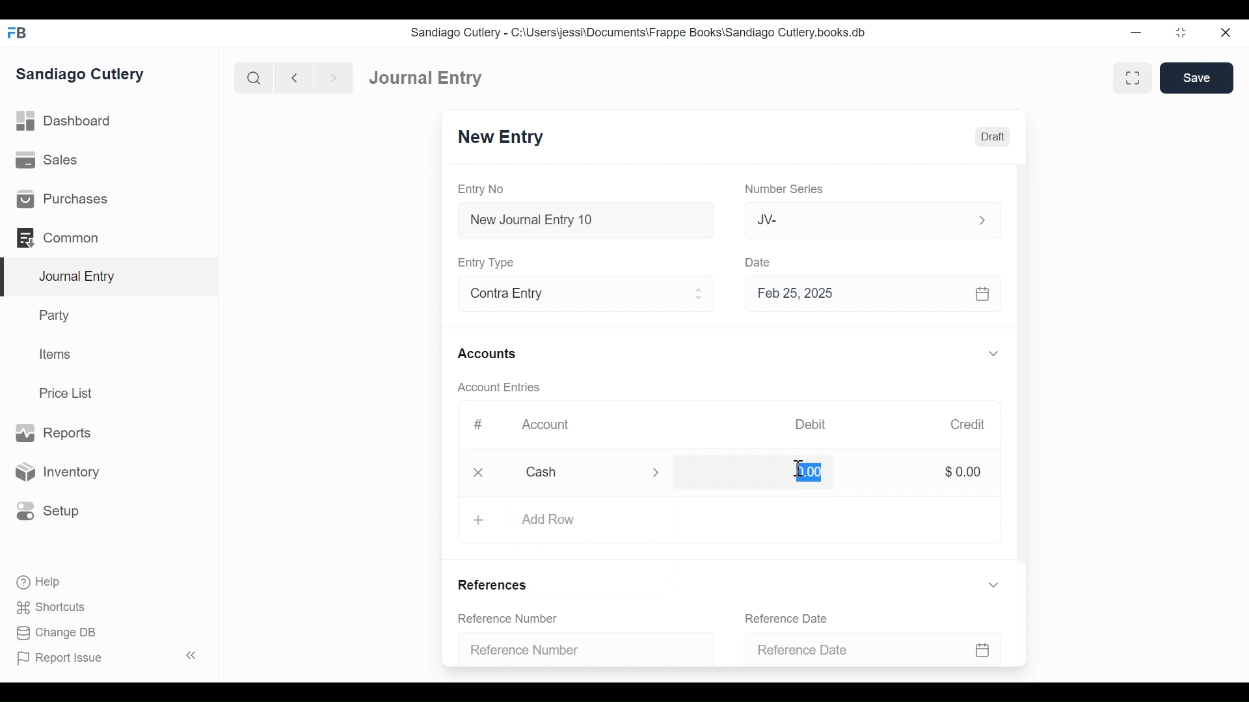 This screenshot has height=702, width=1249. What do you see at coordinates (36, 580) in the screenshot?
I see `Help` at bounding box center [36, 580].